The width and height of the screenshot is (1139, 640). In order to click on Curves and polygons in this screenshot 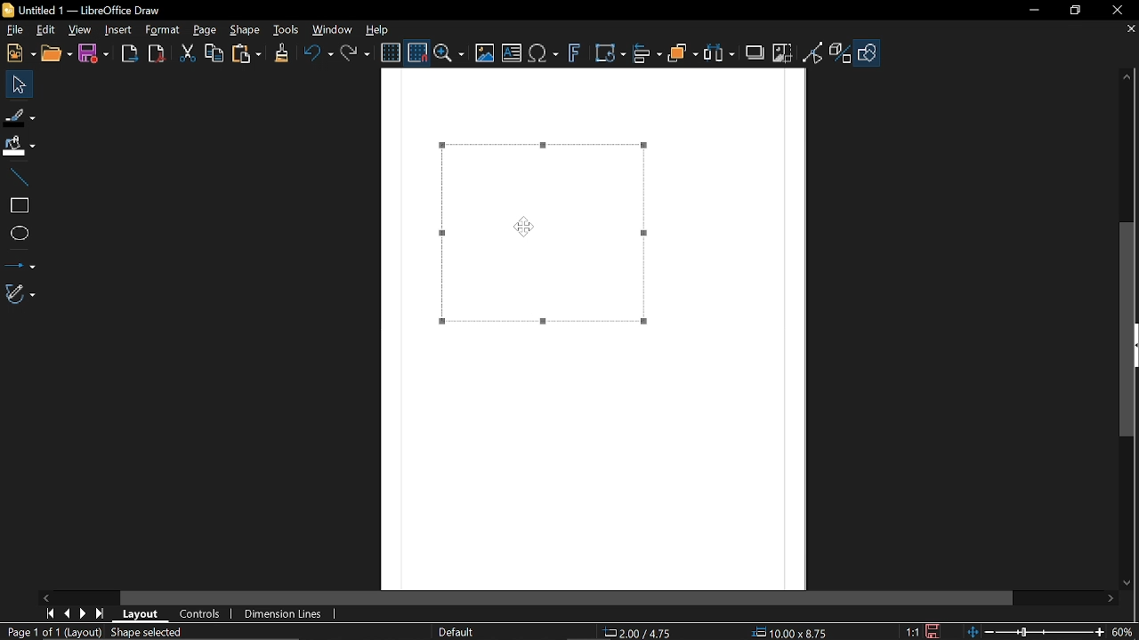, I will do `click(20, 294)`.